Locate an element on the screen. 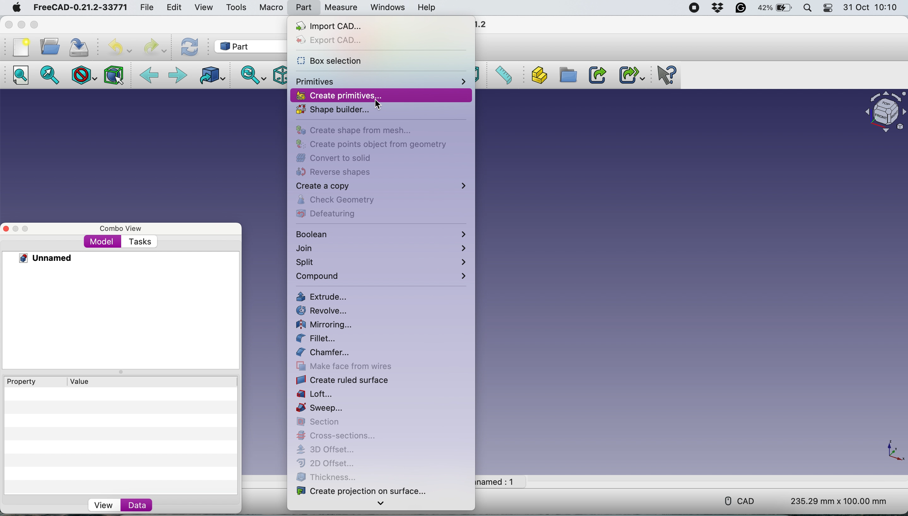  defeaturing is located at coordinates (328, 214).